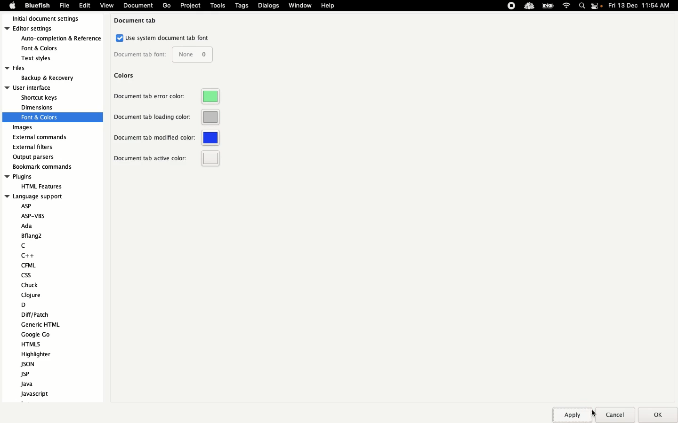 This screenshot has width=678, height=423. Describe the element at coordinates (218, 5) in the screenshot. I see `Tools` at that location.